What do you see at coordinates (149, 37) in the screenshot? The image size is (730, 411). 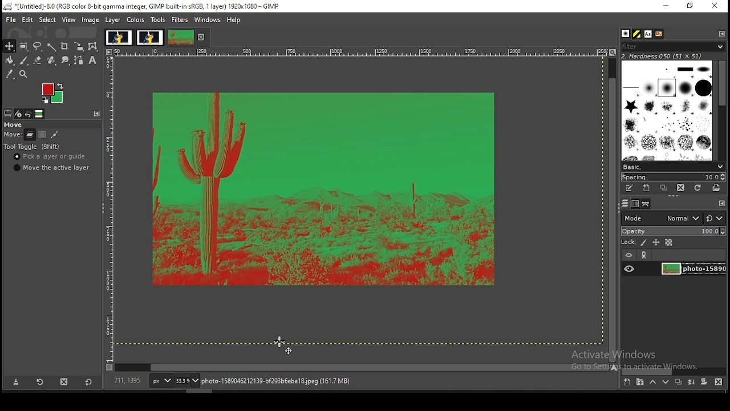 I see `image` at bounding box center [149, 37].